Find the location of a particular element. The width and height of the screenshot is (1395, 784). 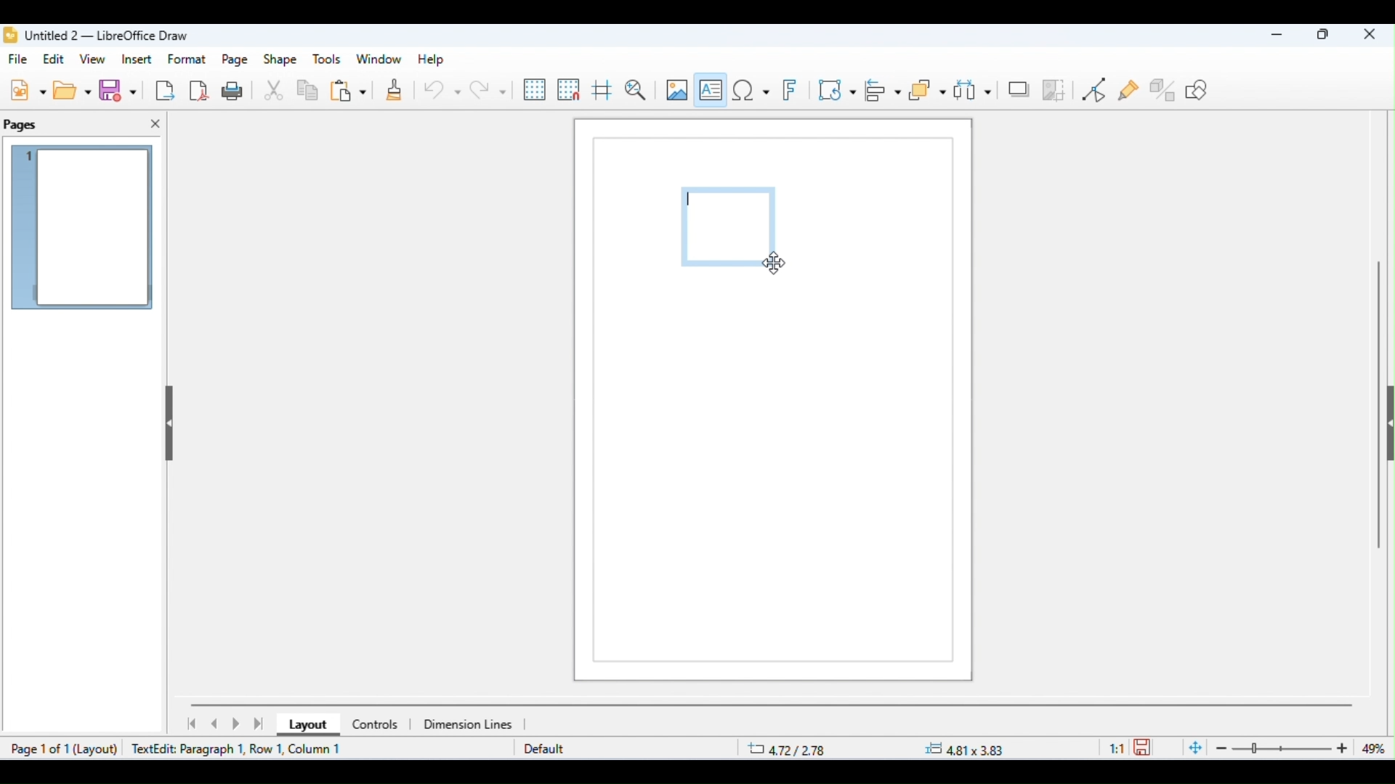

new is located at coordinates (28, 89).